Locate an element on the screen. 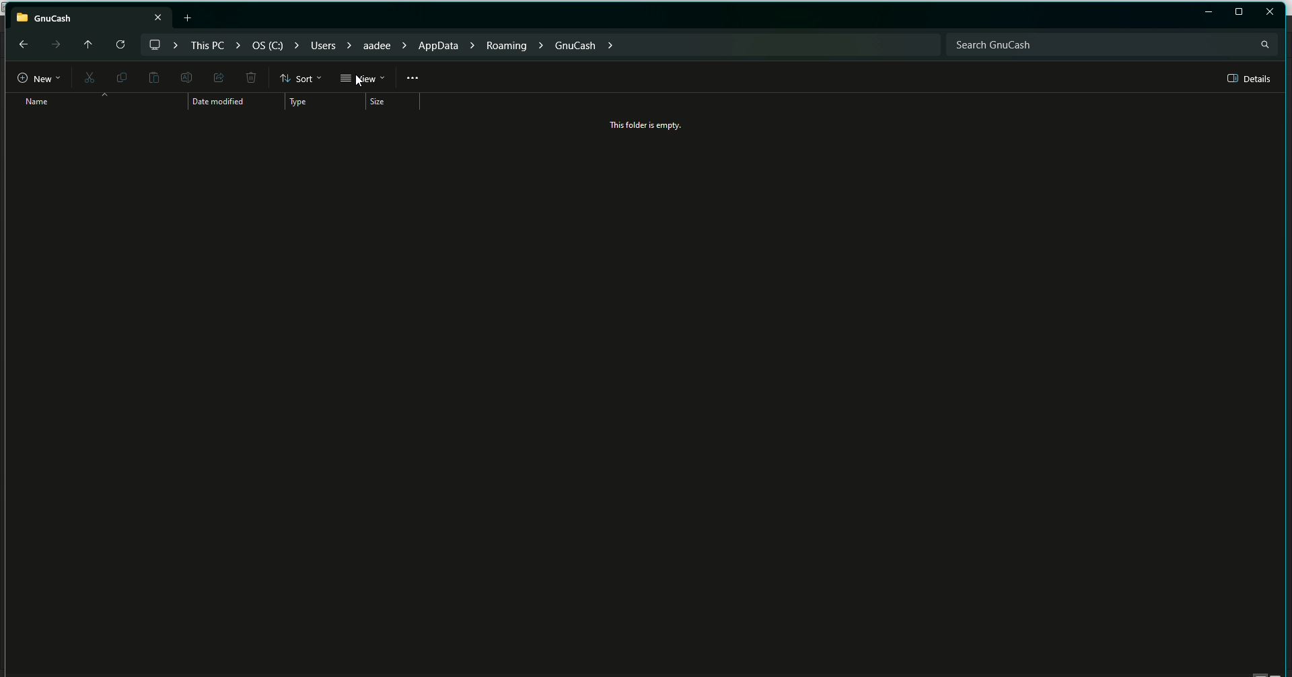 The height and width of the screenshot is (677, 1292). Cut is located at coordinates (87, 79).